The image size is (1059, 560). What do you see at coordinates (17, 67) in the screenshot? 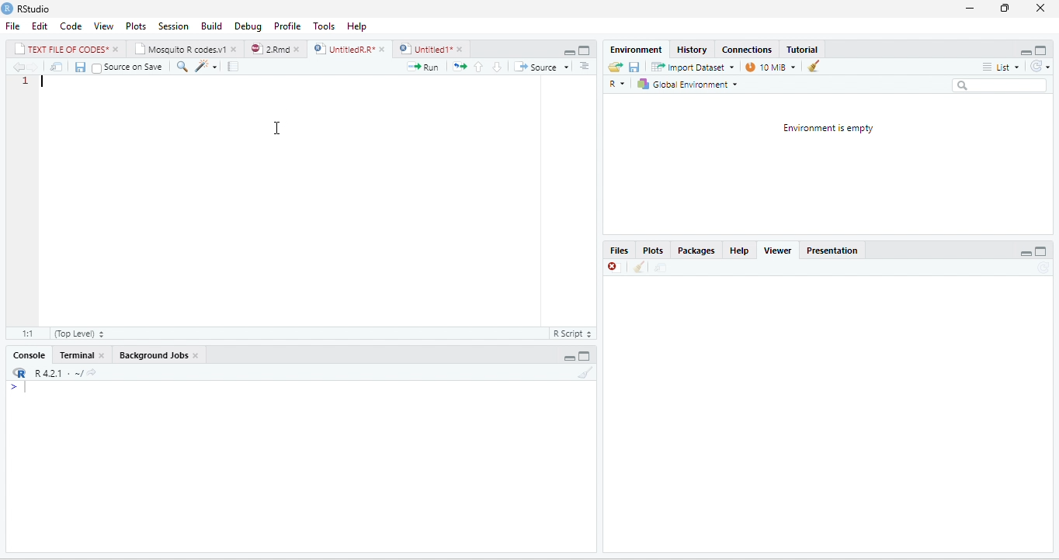
I see `previous ` at bounding box center [17, 67].